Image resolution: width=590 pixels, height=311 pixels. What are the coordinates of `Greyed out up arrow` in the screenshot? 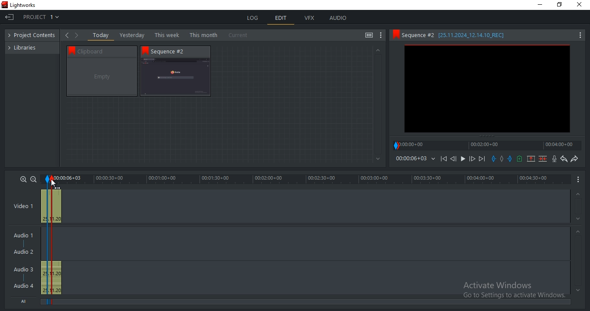 It's located at (579, 233).